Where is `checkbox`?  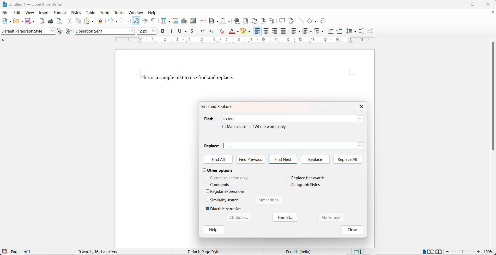
checkbox is located at coordinates (208, 184).